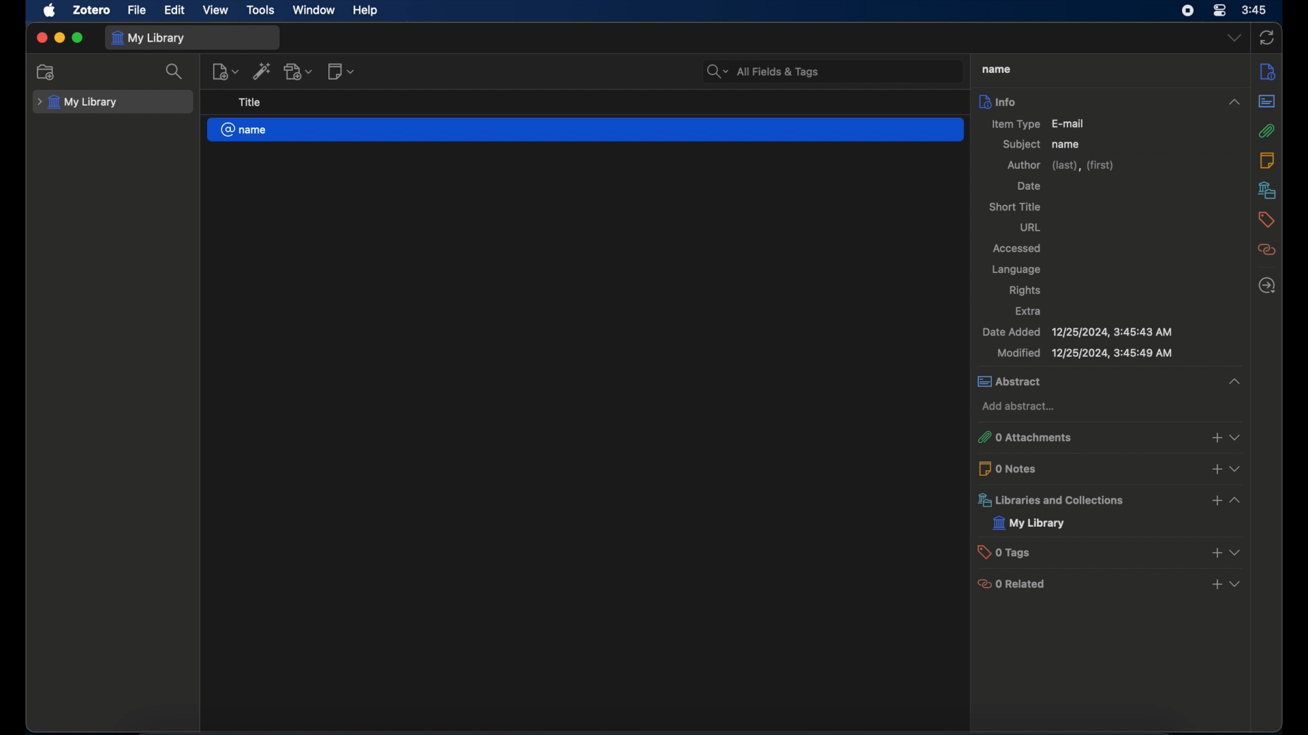 This screenshot has width=1308, height=735. Describe the element at coordinates (46, 72) in the screenshot. I see `new collection` at that location.